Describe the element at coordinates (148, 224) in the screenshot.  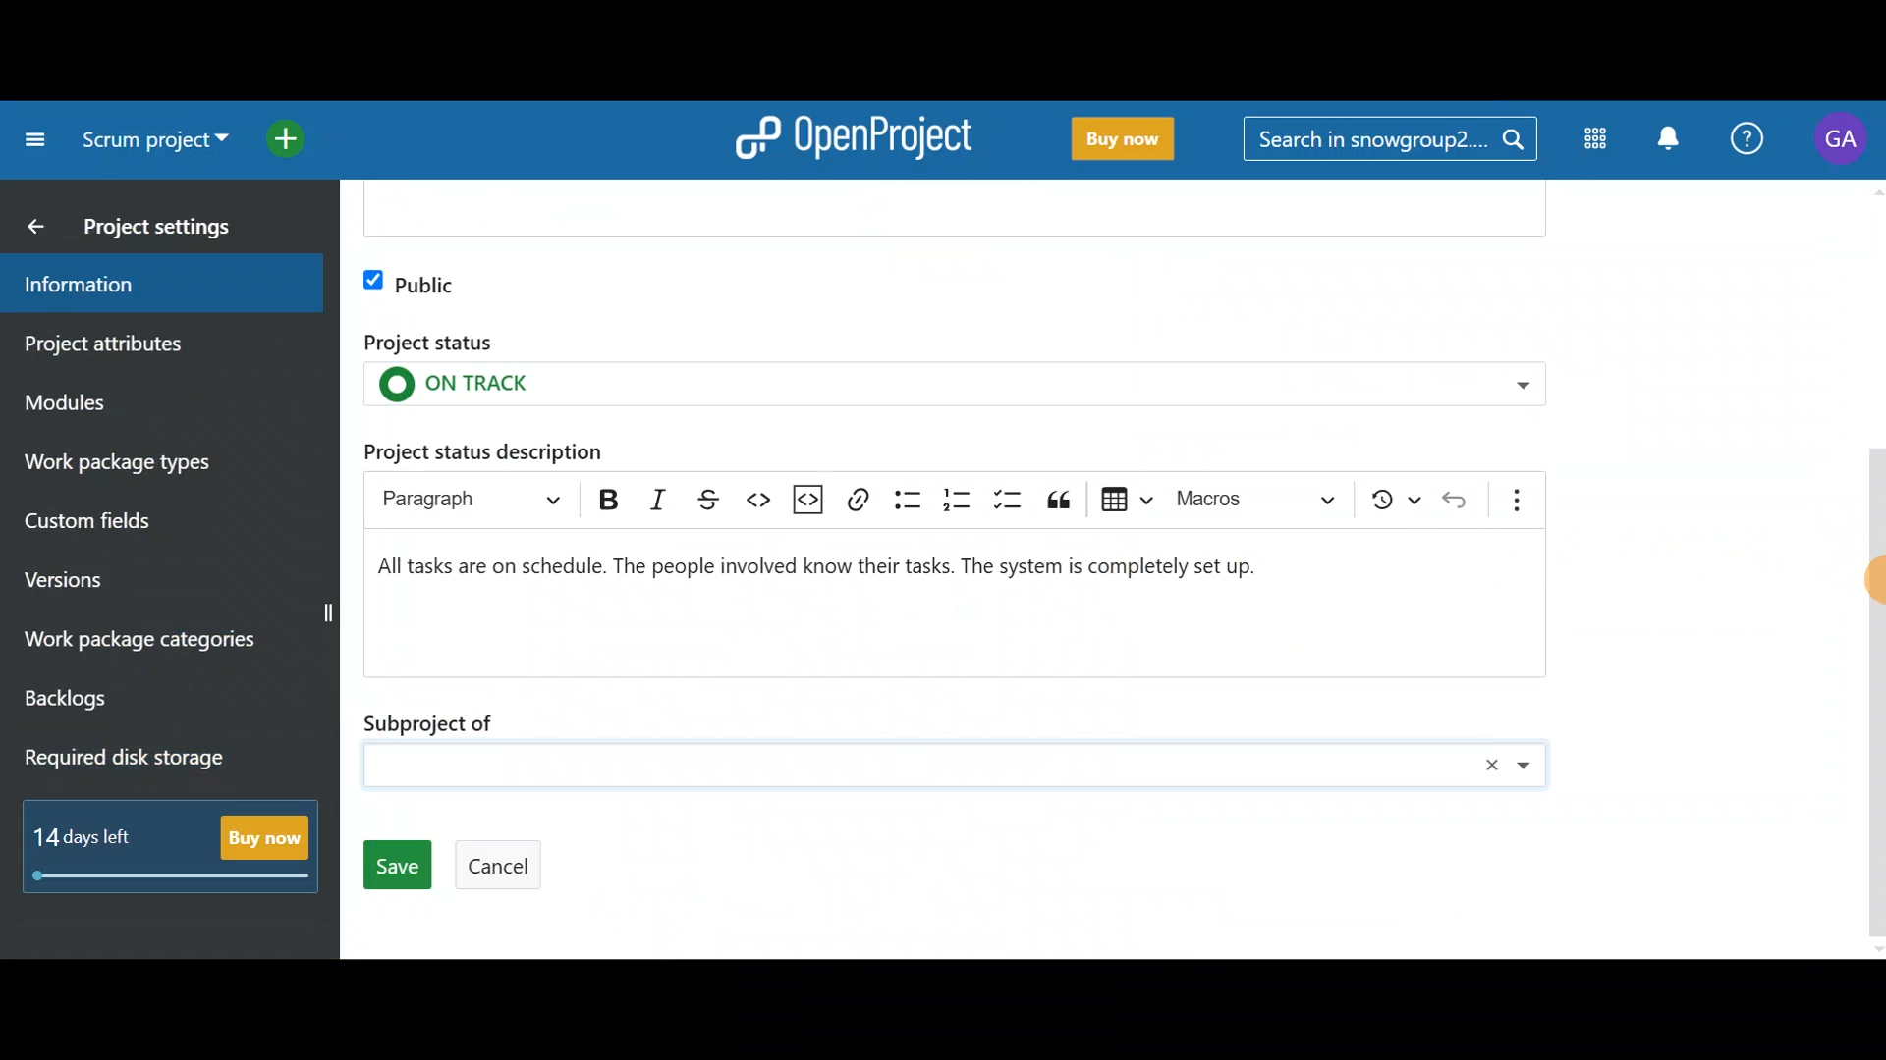
I see `Project settings` at that location.